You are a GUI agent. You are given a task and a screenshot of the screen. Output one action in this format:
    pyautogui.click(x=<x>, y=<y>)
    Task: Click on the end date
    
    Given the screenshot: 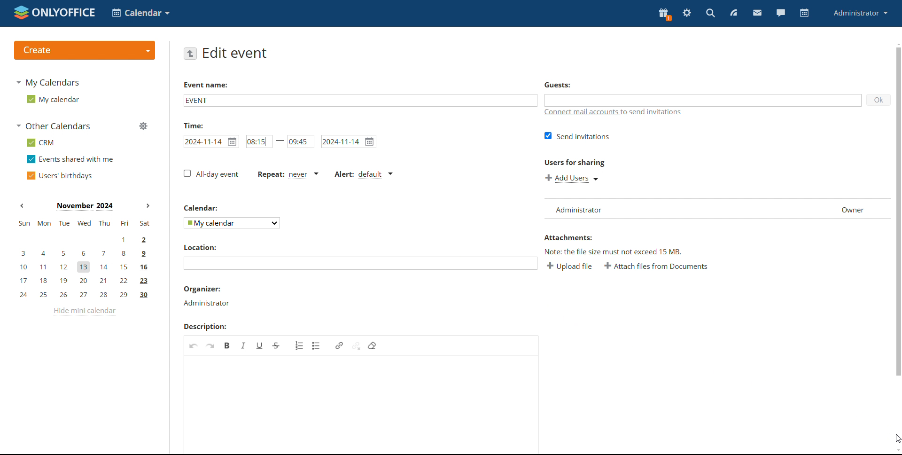 What is the action you would take?
    pyautogui.click(x=348, y=141)
    